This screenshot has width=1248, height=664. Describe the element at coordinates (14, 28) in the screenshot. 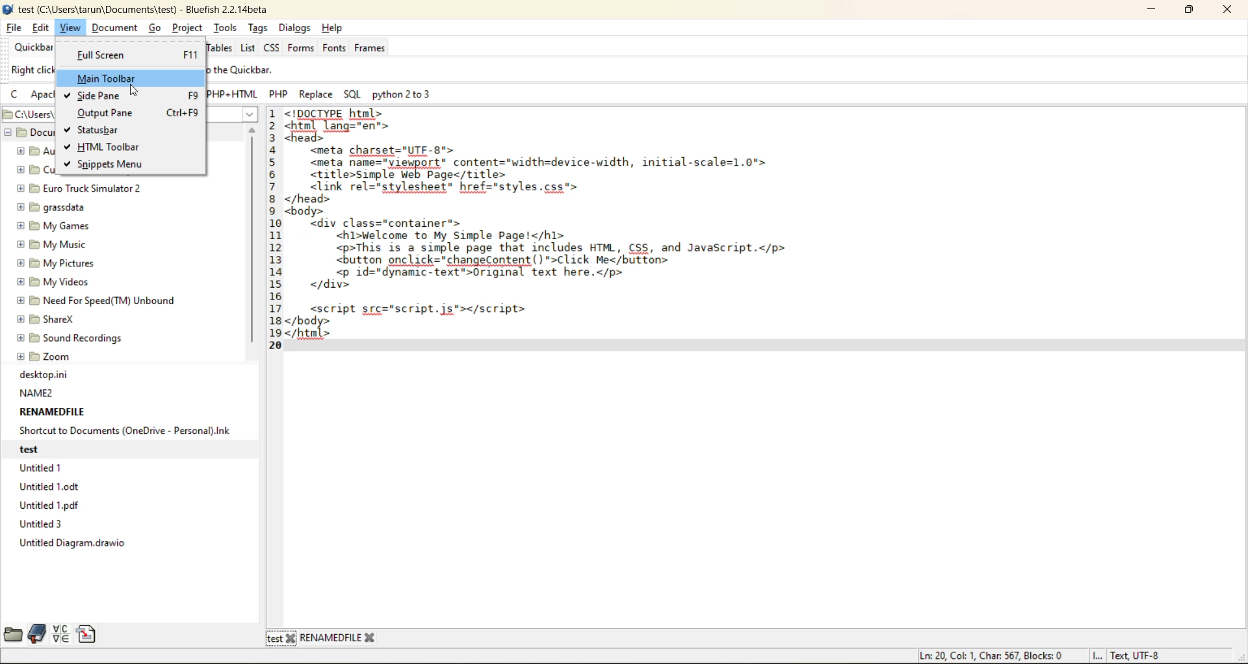

I see `file` at that location.